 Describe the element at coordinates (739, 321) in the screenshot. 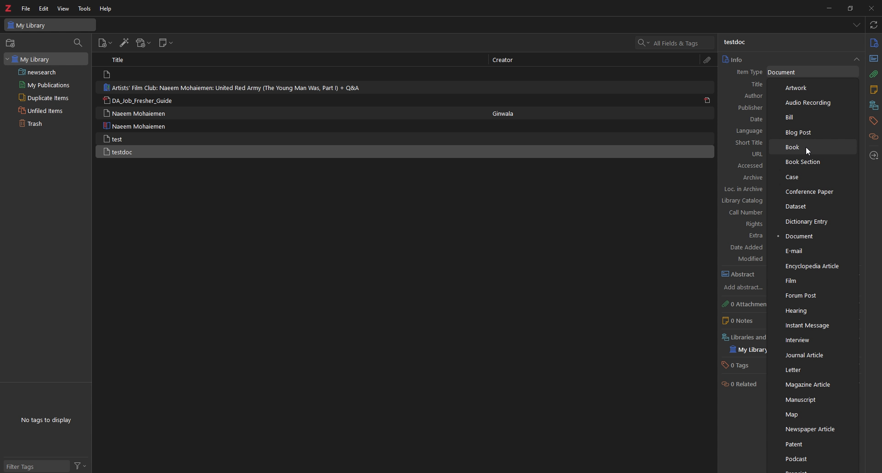

I see `0 Notes` at that location.